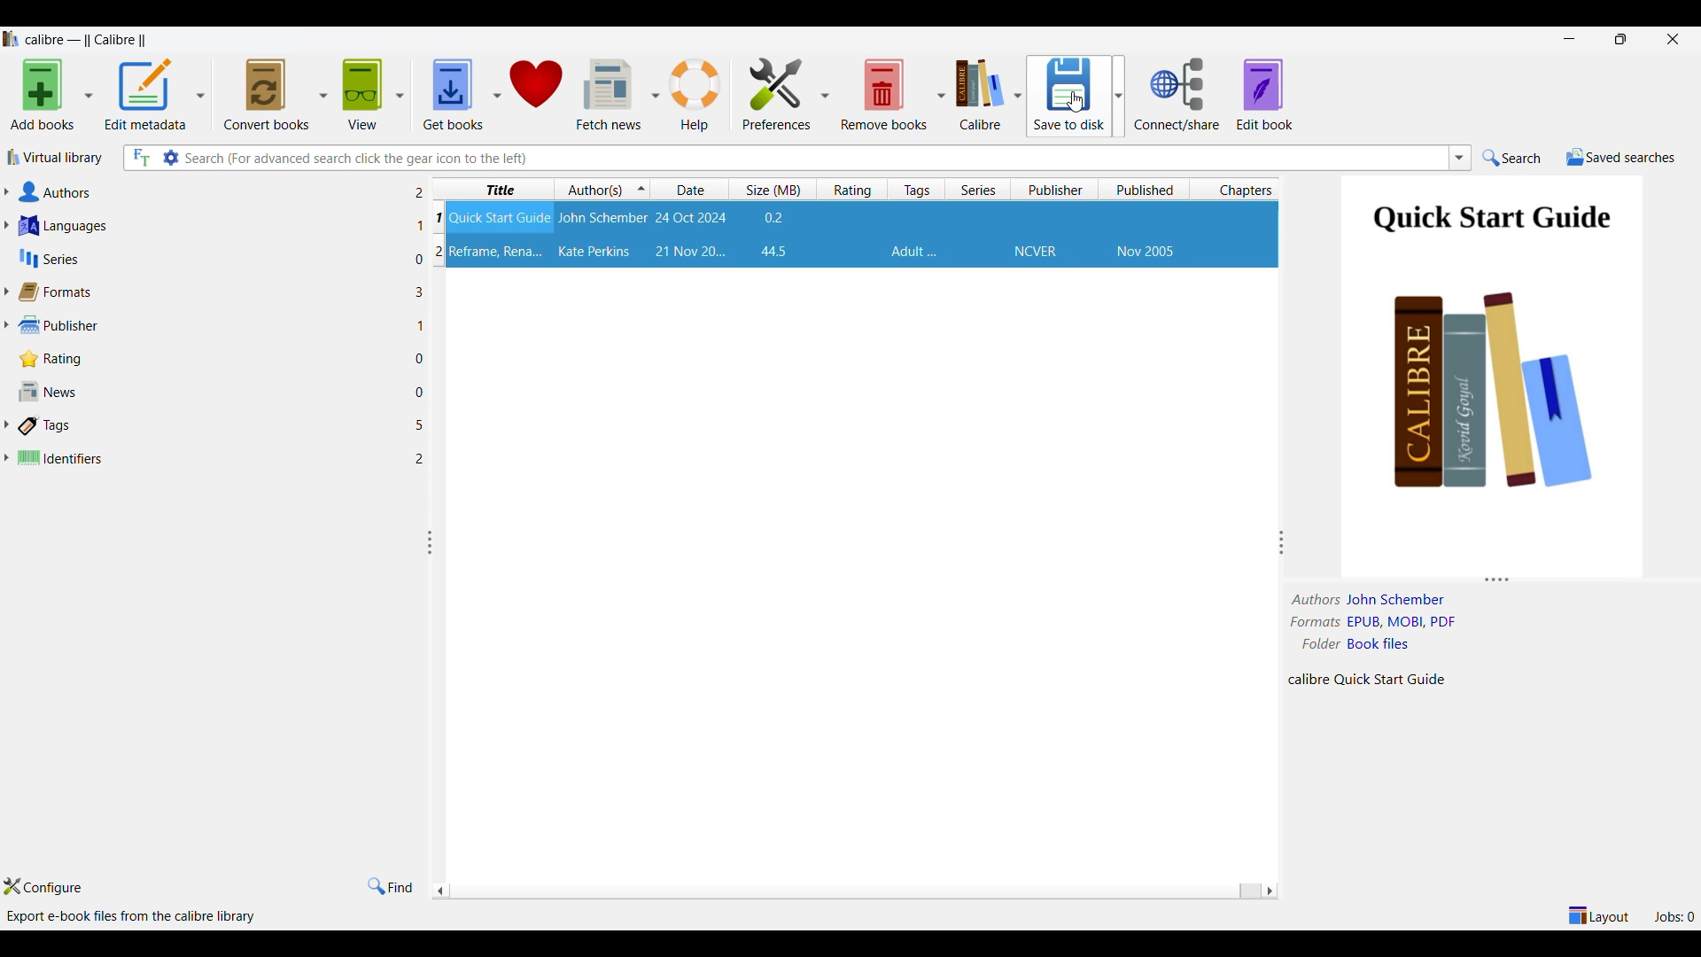 The image size is (1701, 957). What do you see at coordinates (1621, 157) in the screenshot?
I see `Saved searches` at bounding box center [1621, 157].